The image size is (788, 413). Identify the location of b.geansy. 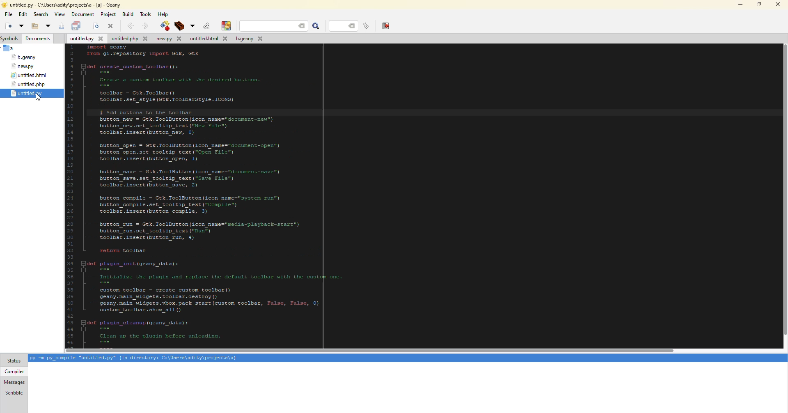
(23, 57).